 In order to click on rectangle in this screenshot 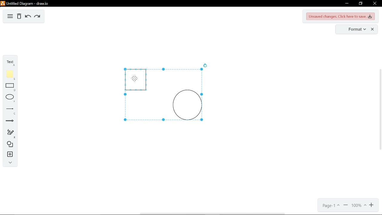, I will do `click(10, 87)`.